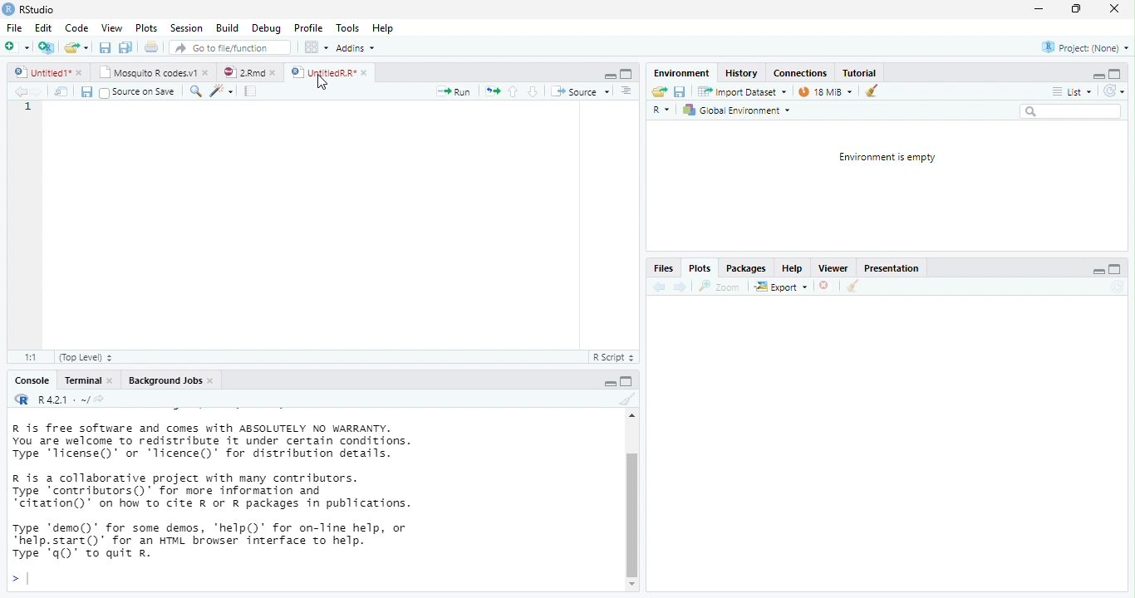  Describe the element at coordinates (1115, 73) in the screenshot. I see `maximize` at that location.